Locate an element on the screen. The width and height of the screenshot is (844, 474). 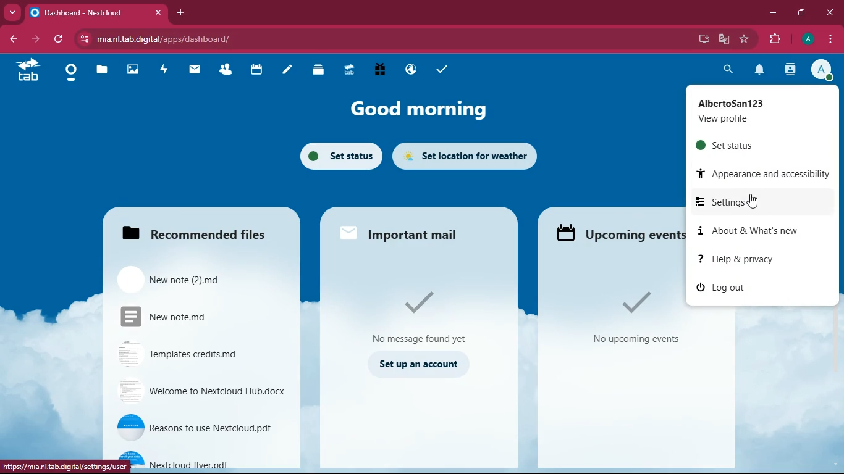
desktop is located at coordinates (701, 40).